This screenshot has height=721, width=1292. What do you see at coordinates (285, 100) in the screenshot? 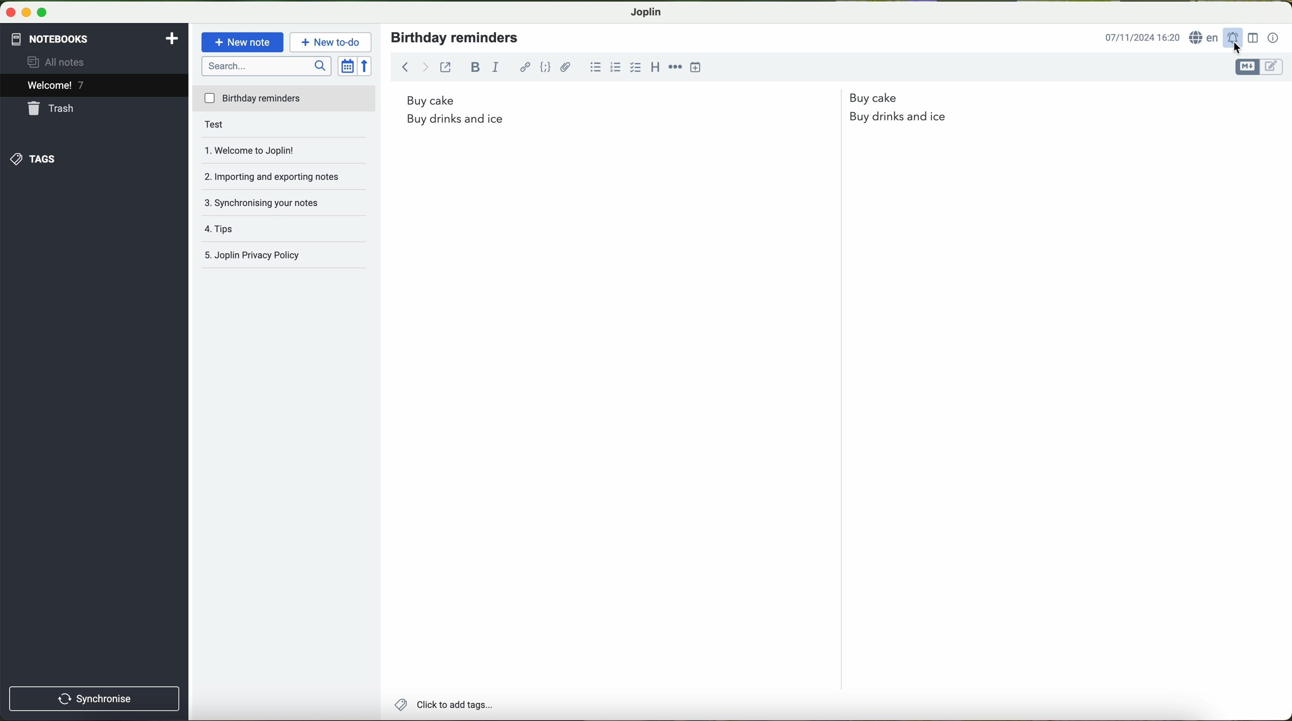
I see `birthday reminders file` at bounding box center [285, 100].